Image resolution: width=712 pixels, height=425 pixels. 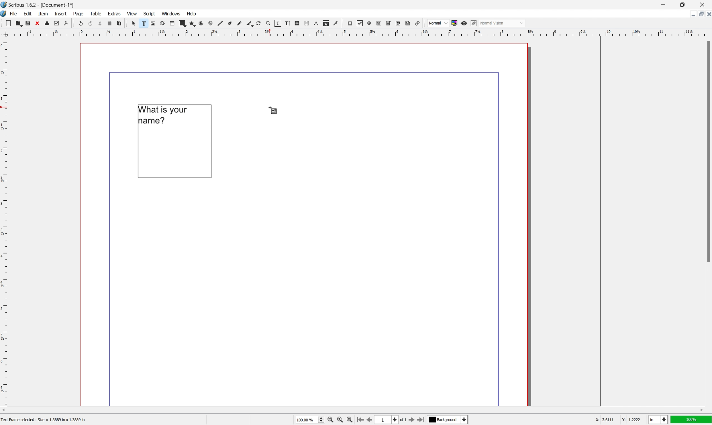 What do you see at coordinates (133, 23) in the screenshot?
I see `cursor` at bounding box center [133, 23].